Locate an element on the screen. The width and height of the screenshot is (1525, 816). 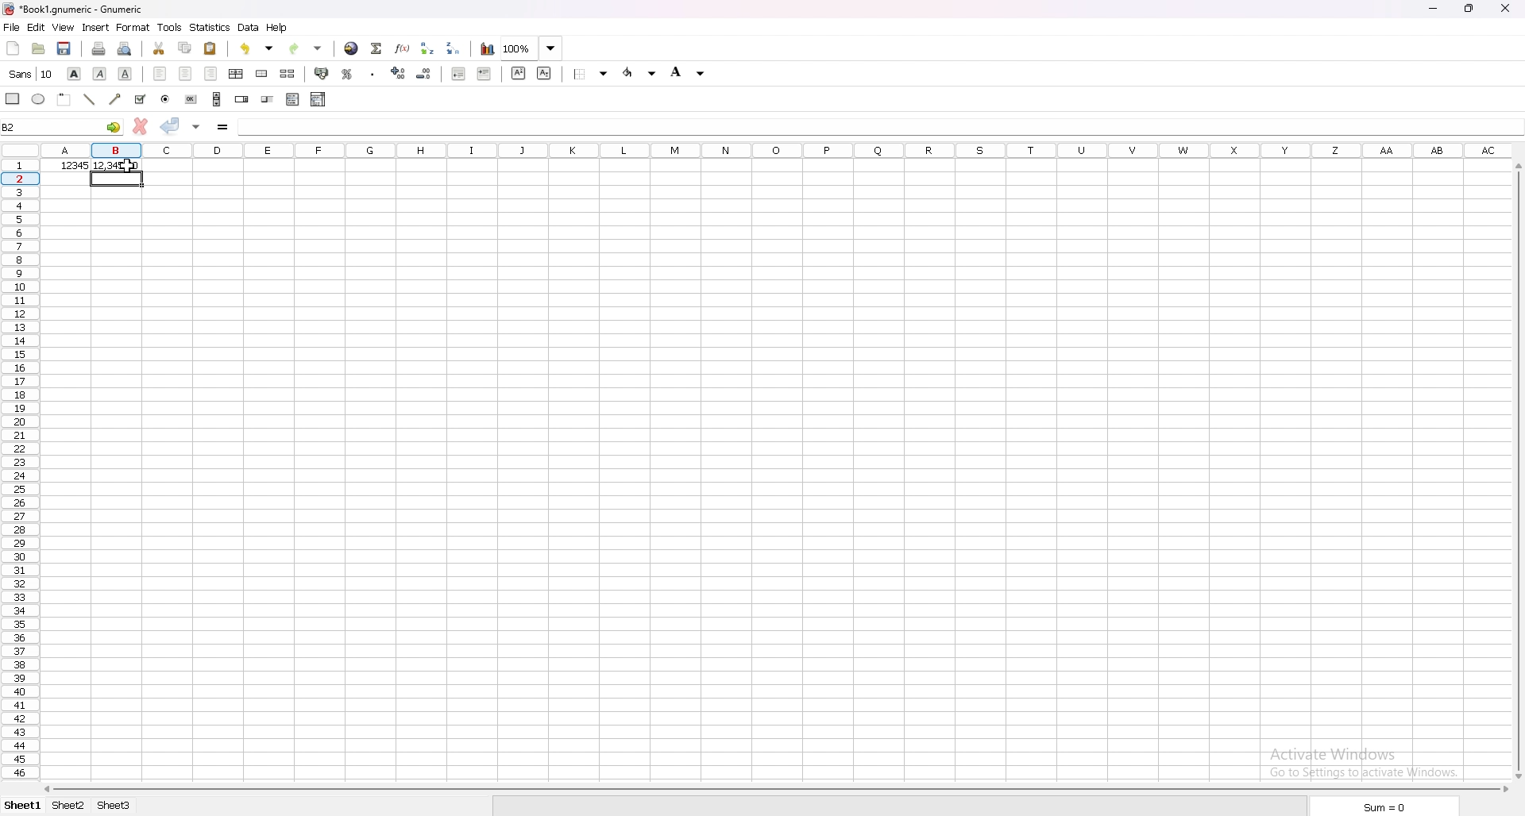
format is located at coordinates (133, 28).